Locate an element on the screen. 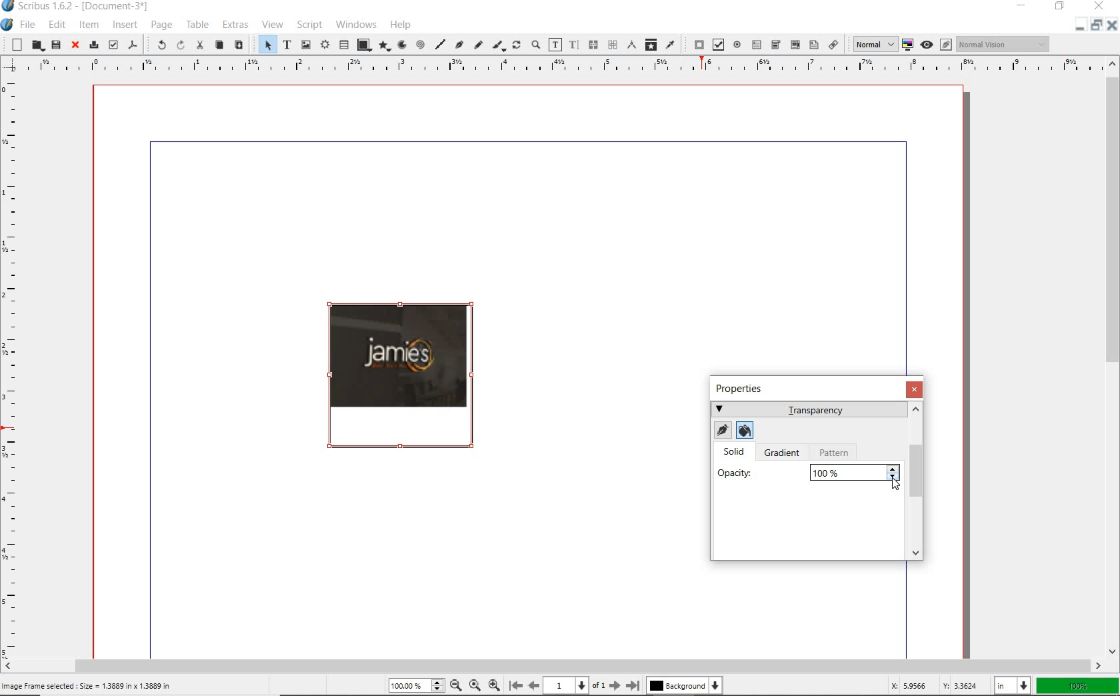  mouse pointer is located at coordinates (894, 487).